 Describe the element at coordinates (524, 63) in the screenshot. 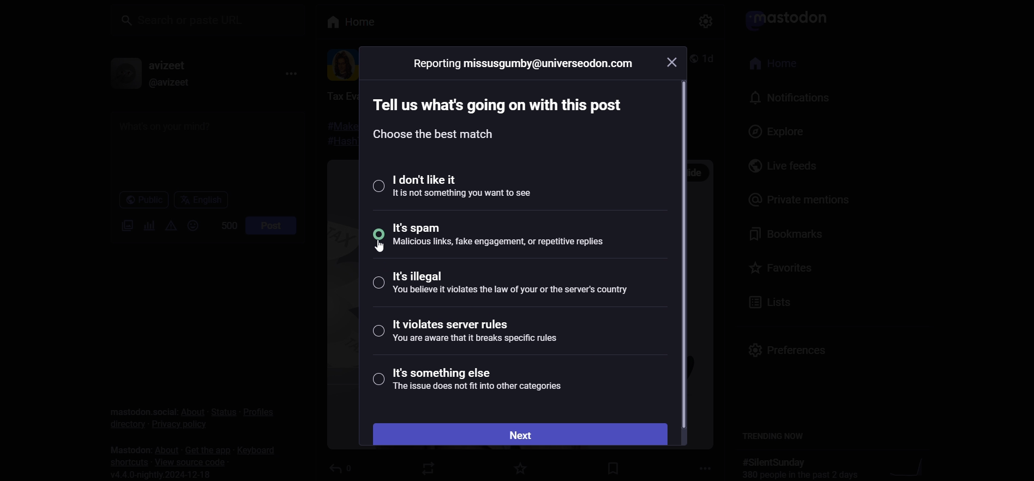

I see `information` at that location.